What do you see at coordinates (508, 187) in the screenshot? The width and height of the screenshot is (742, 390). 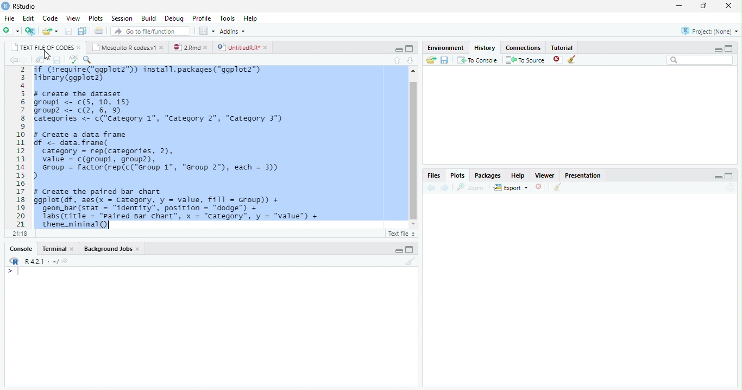 I see `export` at bounding box center [508, 187].